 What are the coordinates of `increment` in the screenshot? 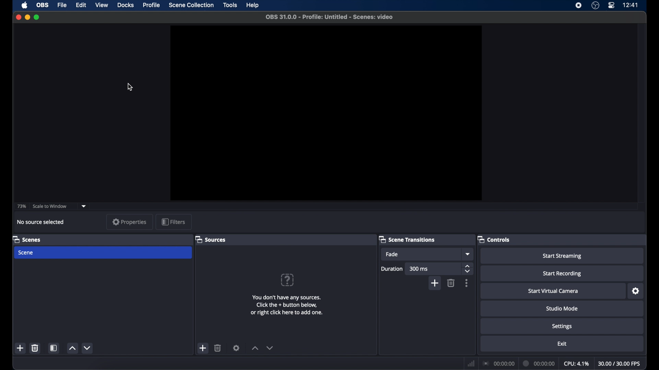 It's located at (72, 348).